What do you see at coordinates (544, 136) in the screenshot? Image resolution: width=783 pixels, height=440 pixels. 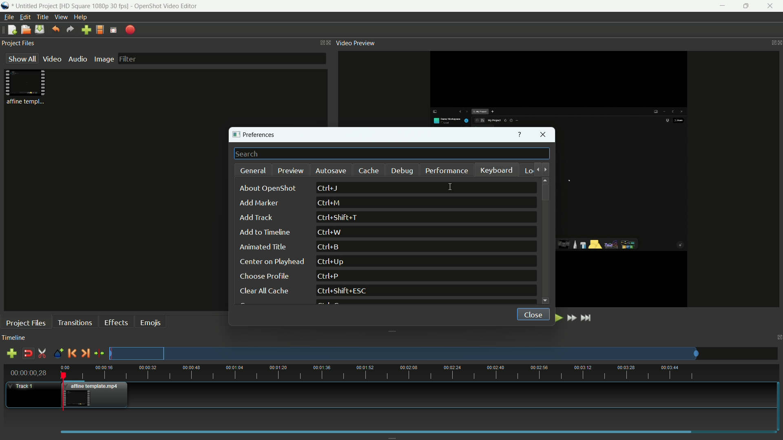 I see `close window` at bounding box center [544, 136].